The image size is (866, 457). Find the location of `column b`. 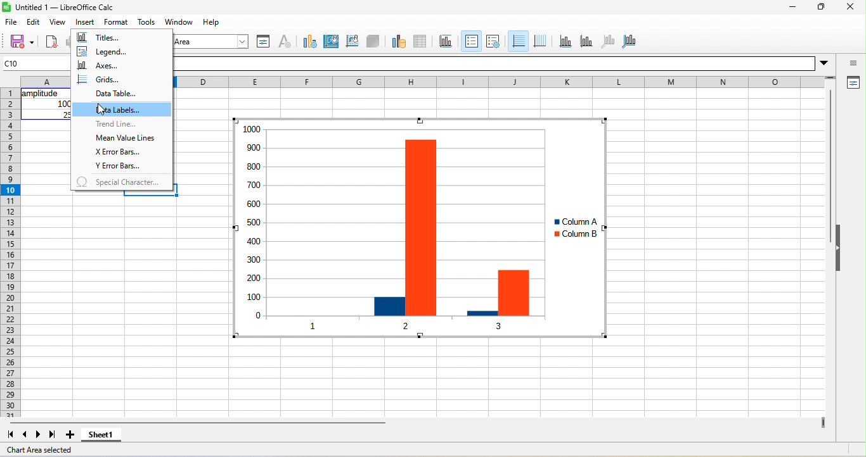

column b is located at coordinates (575, 235).